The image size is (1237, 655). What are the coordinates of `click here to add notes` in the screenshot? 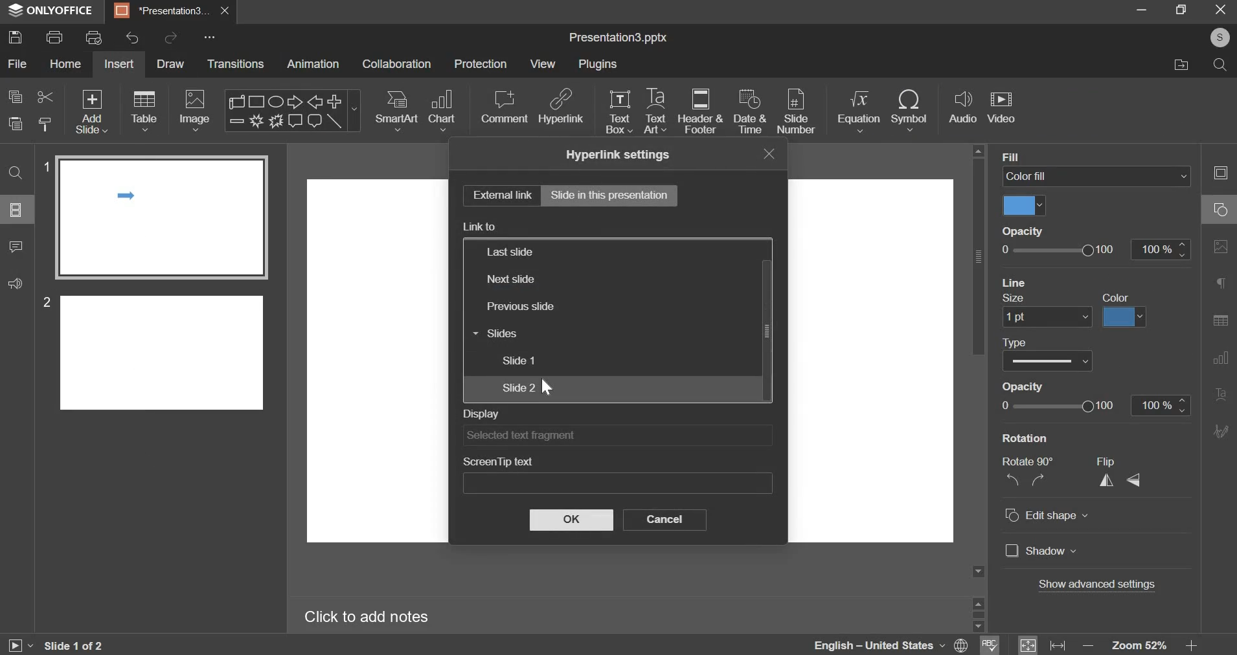 It's located at (367, 617).